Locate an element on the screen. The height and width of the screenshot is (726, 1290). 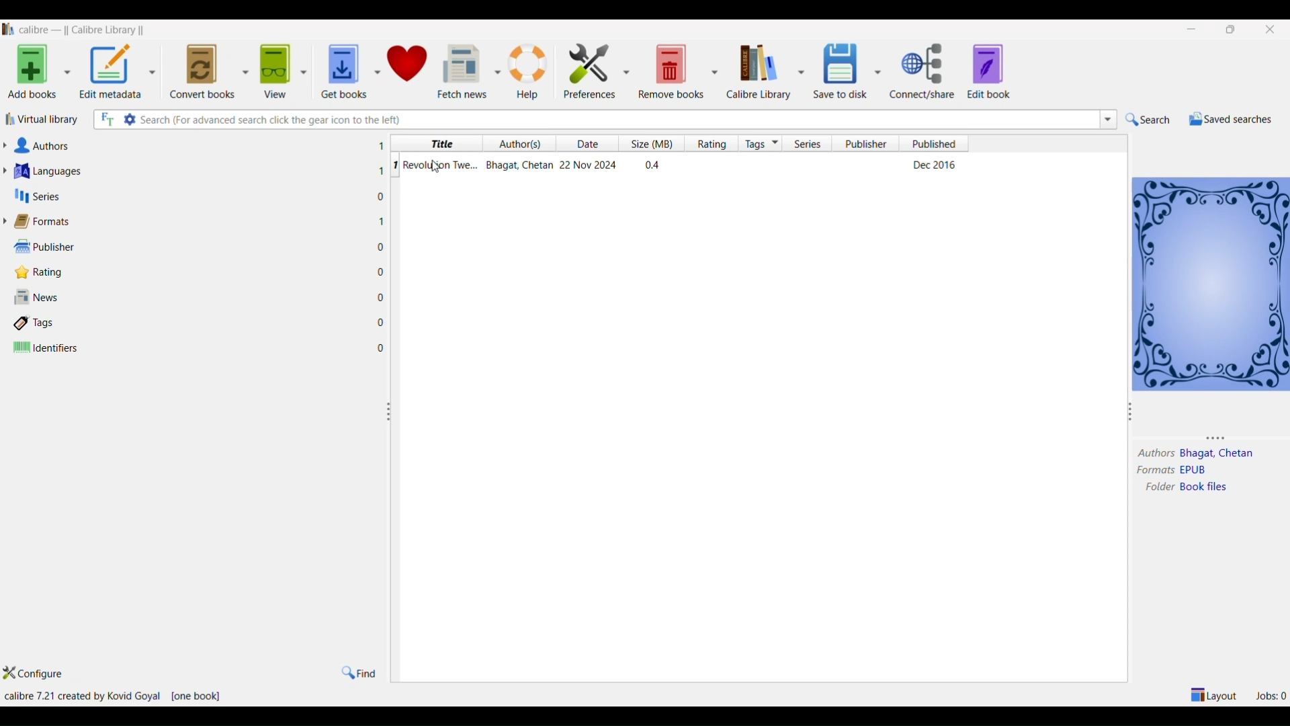
calibre version and creator is located at coordinates (81, 696).